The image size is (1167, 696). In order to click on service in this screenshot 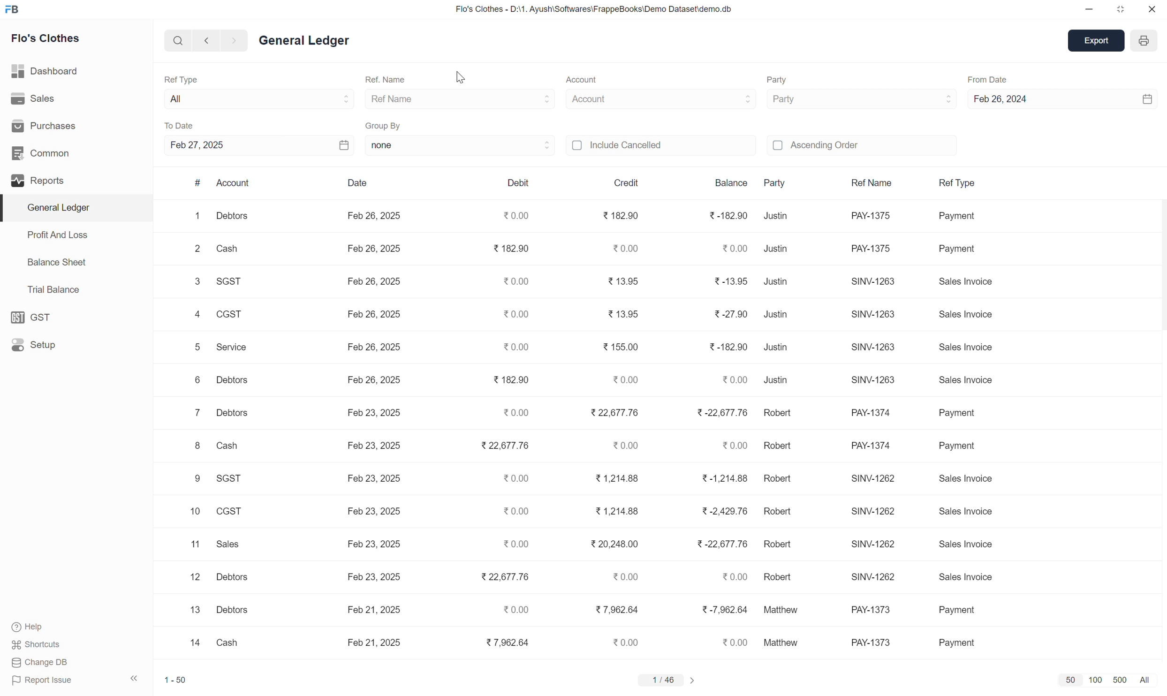, I will do `click(234, 347)`.